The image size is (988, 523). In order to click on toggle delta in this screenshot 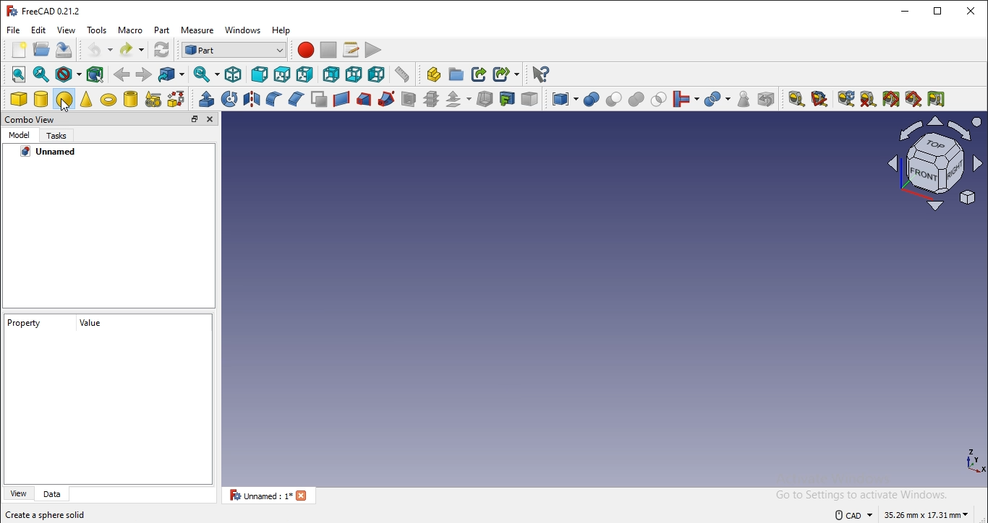, I will do `click(935, 98)`.